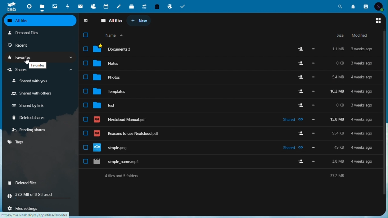 The width and height of the screenshot is (388, 218). What do you see at coordinates (55, 6) in the screenshot?
I see `Photos` at bounding box center [55, 6].